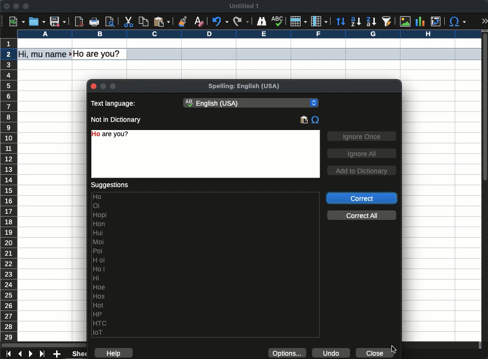 Image resolution: width=488 pixels, height=359 pixels. I want to click on Hon, so click(100, 224).